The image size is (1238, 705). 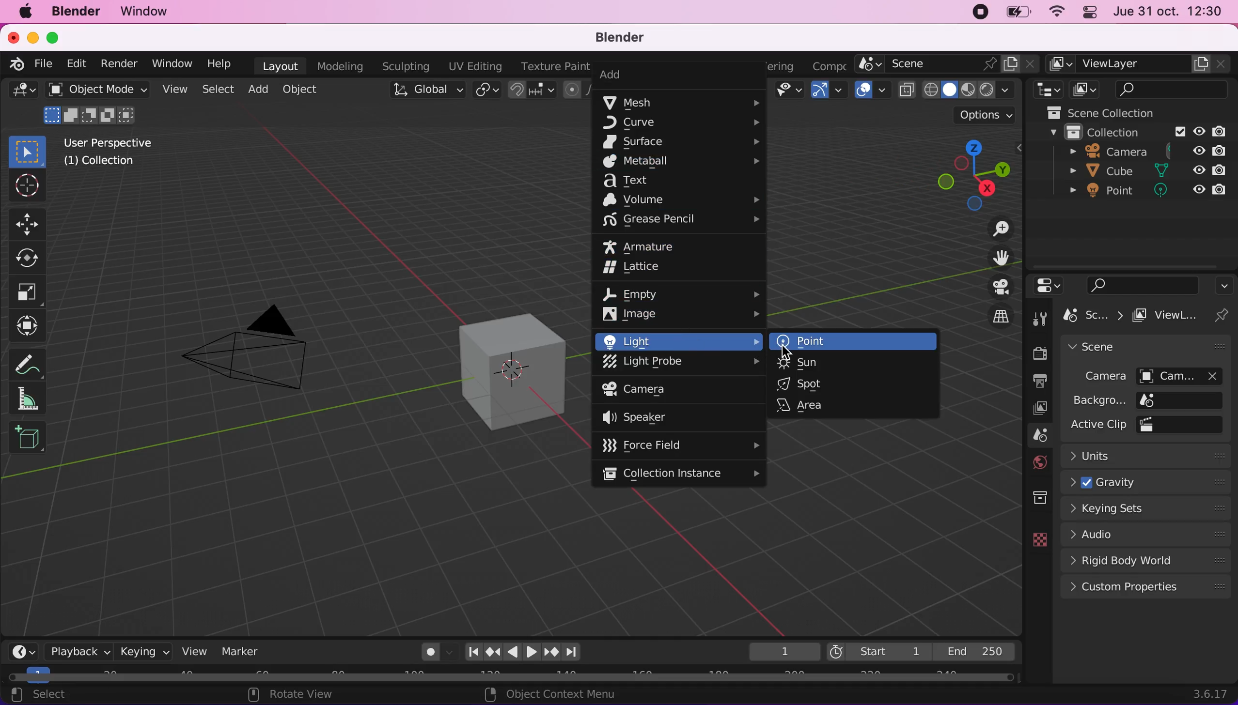 I want to click on marker, so click(x=245, y=651).